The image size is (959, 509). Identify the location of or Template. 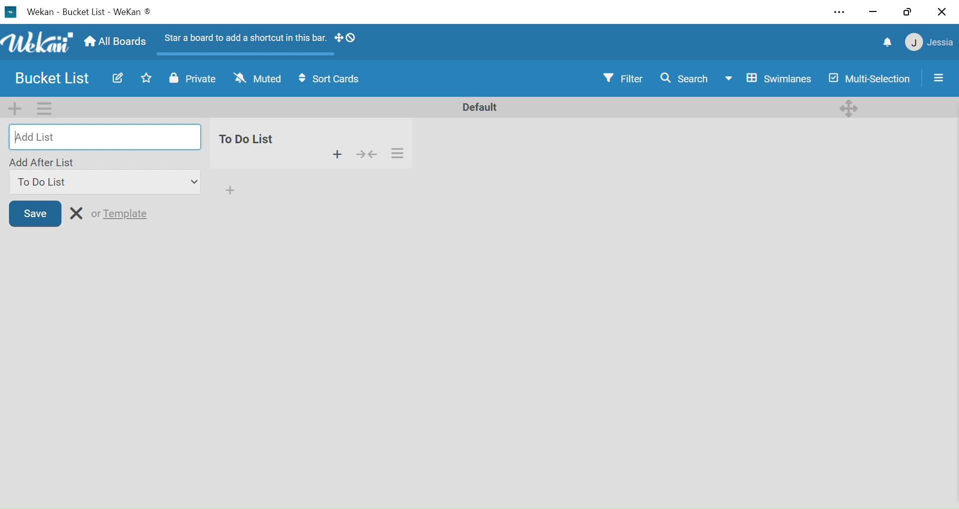
(121, 213).